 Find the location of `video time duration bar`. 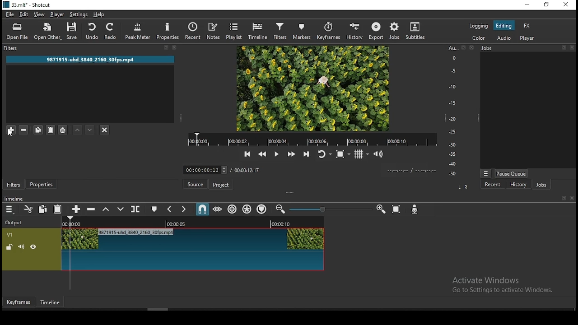

video time duration bar is located at coordinates (193, 222).